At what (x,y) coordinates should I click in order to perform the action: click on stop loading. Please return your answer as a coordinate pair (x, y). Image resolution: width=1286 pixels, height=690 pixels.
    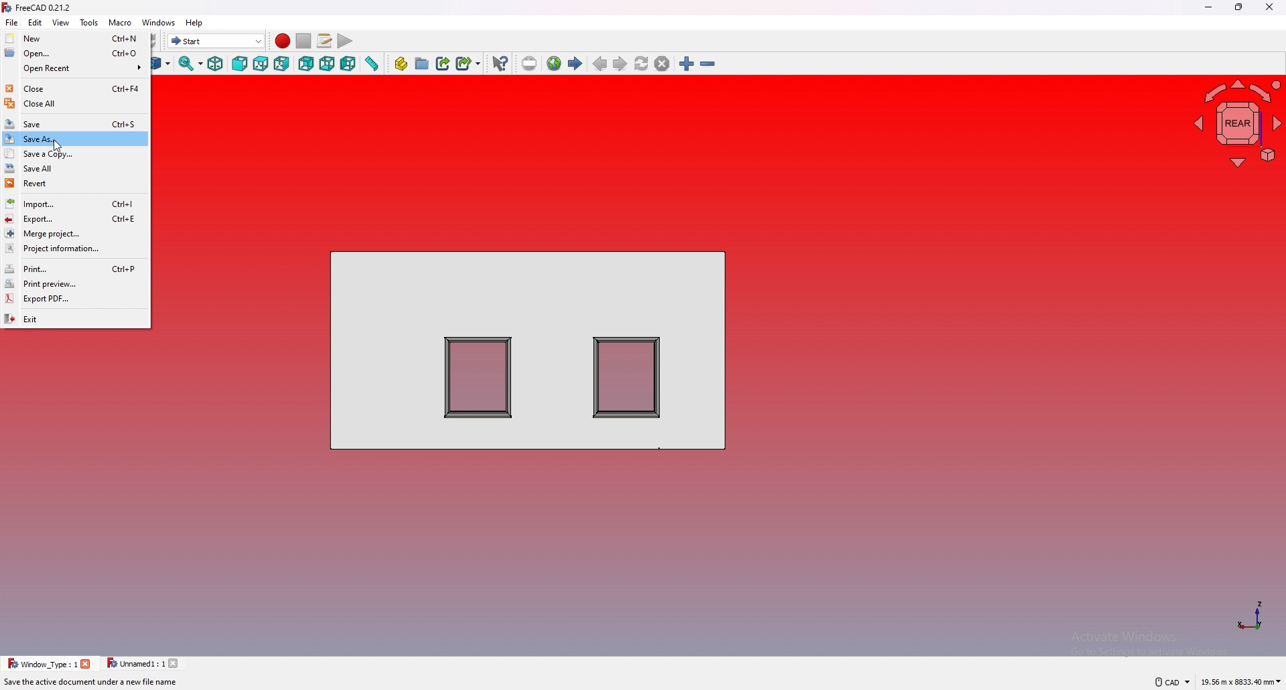
    Looking at the image, I should click on (662, 64).